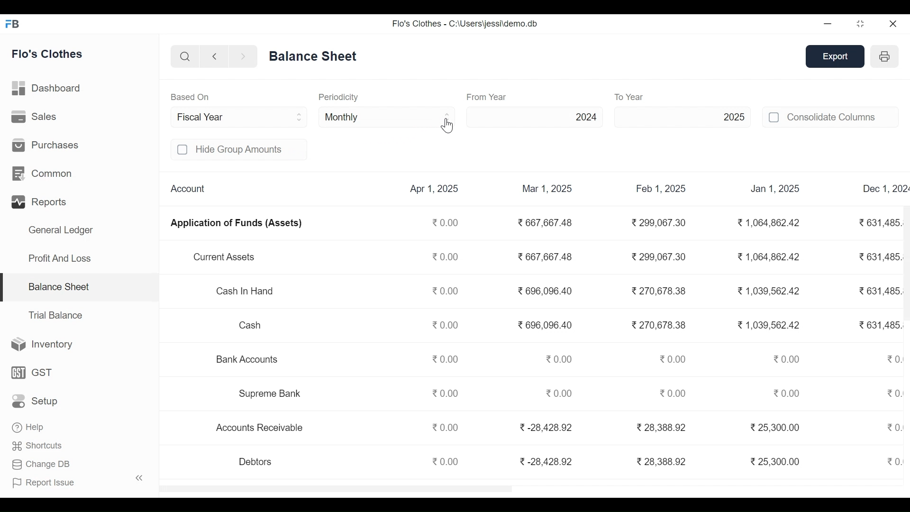 The image size is (910, 512). I want to click on restore view, so click(861, 24).